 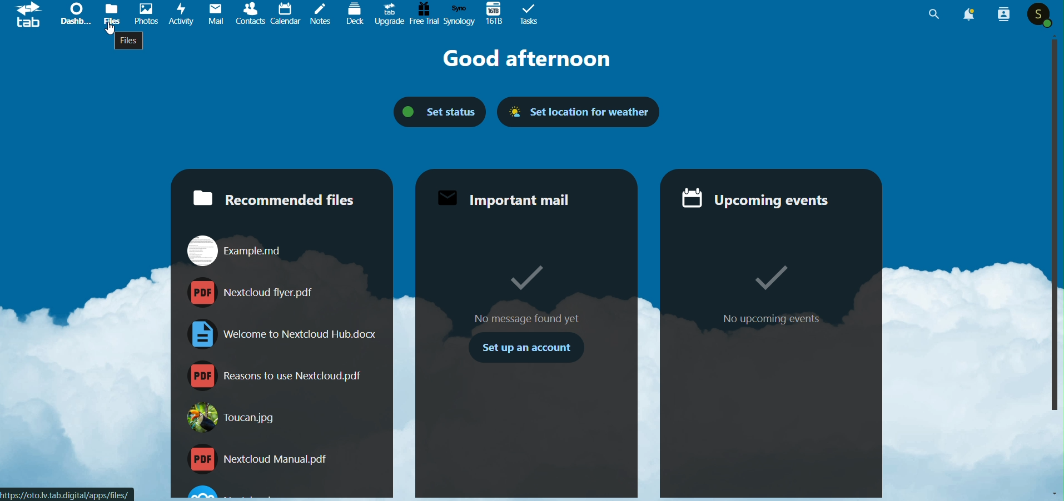 What do you see at coordinates (531, 16) in the screenshot?
I see `Tasks` at bounding box center [531, 16].